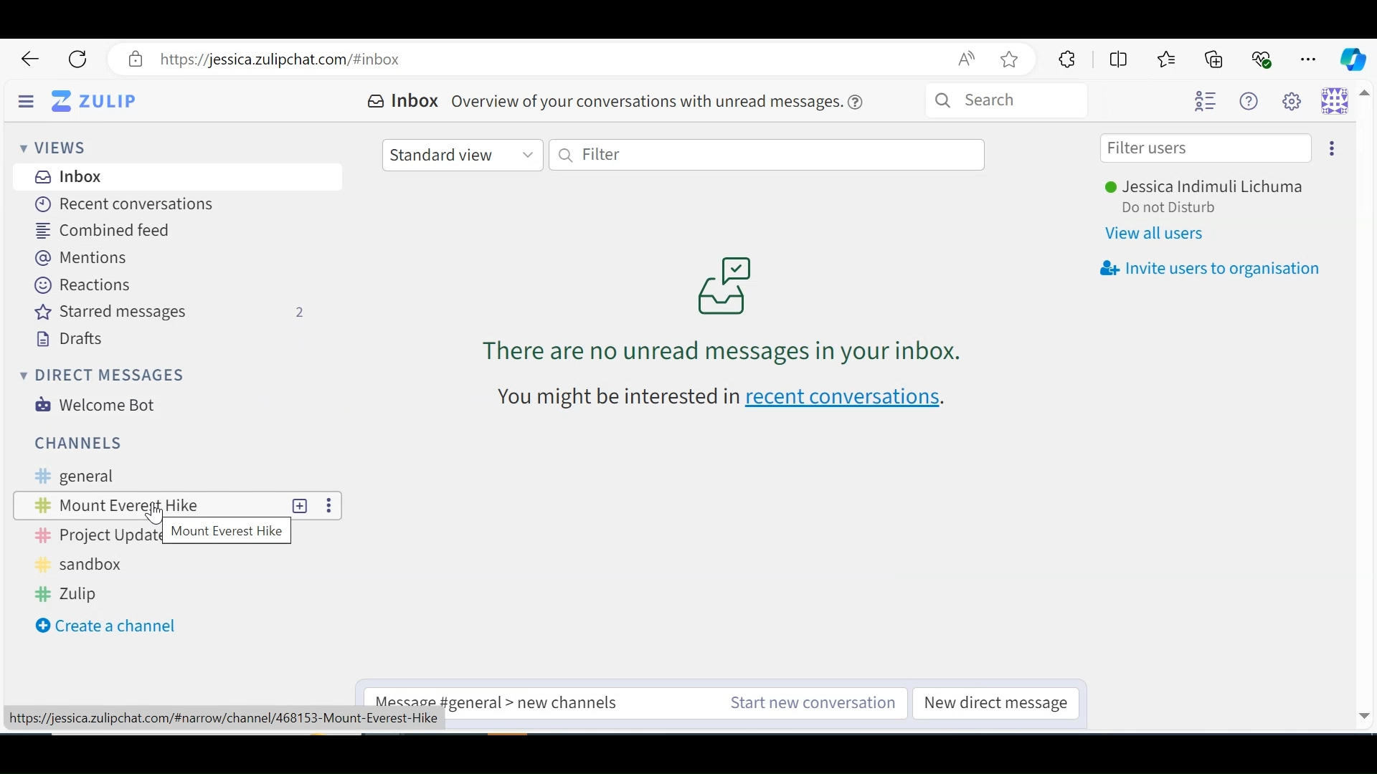 The height and width of the screenshot is (774, 1377). I want to click on New Topic, so click(301, 505).